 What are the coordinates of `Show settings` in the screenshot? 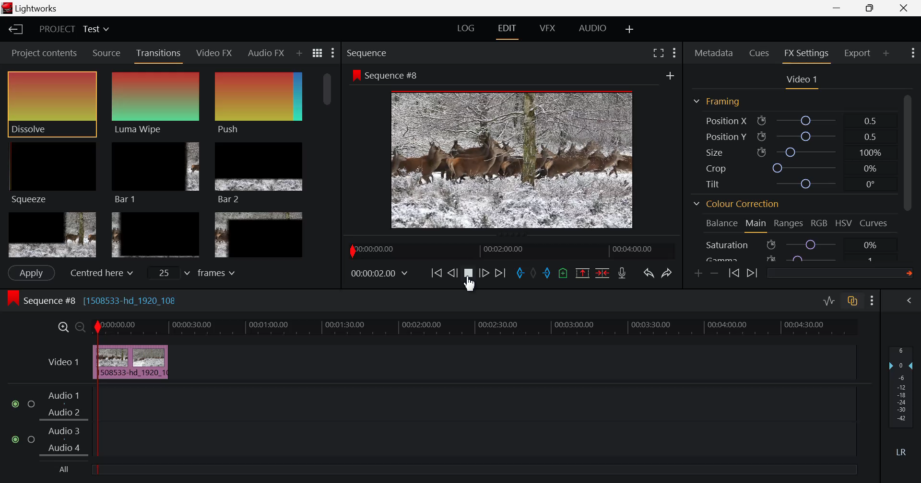 It's located at (674, 53).